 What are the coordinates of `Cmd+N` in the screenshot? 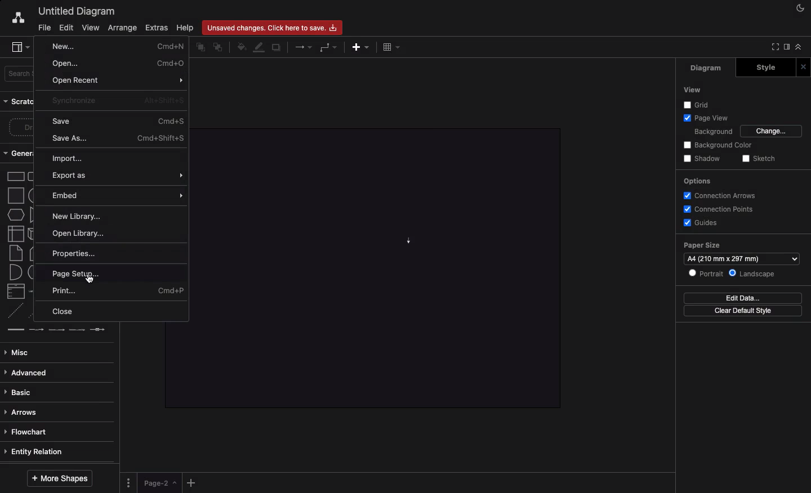 It's located at (170, 47).